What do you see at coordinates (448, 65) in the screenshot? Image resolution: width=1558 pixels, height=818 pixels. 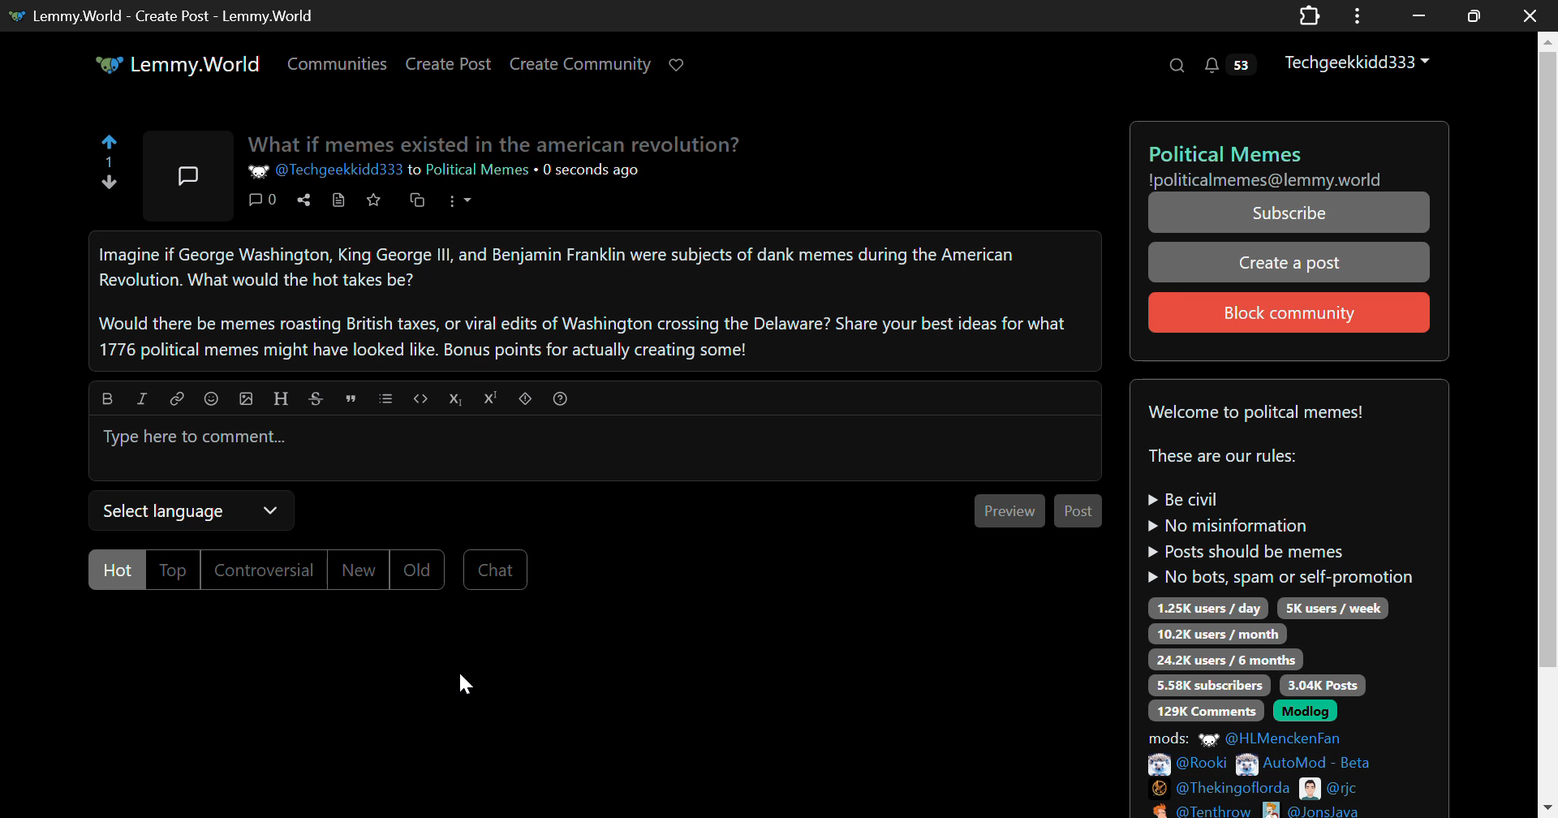 I see `Create Post Page Link` at bounding box center [448, 65].